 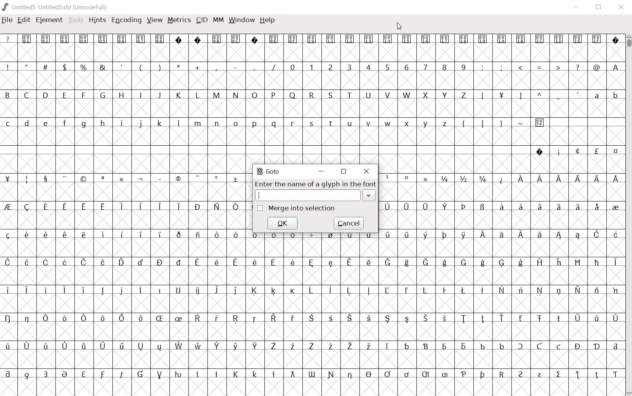 I want to click on Symbol, so click(x=64, y=207).